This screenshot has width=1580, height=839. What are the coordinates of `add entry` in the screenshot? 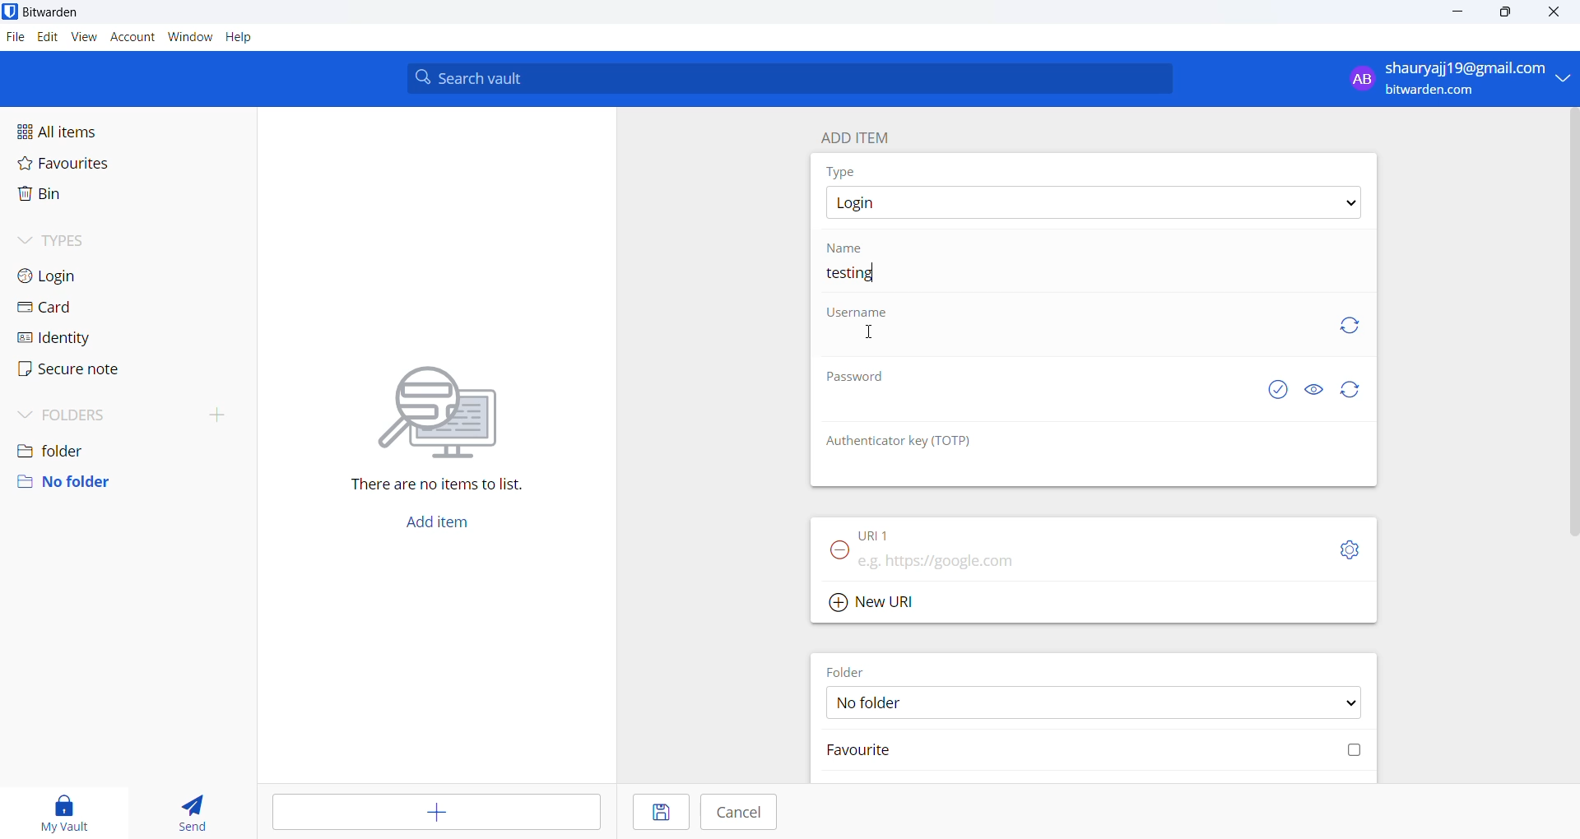 It's located at (433, 810).